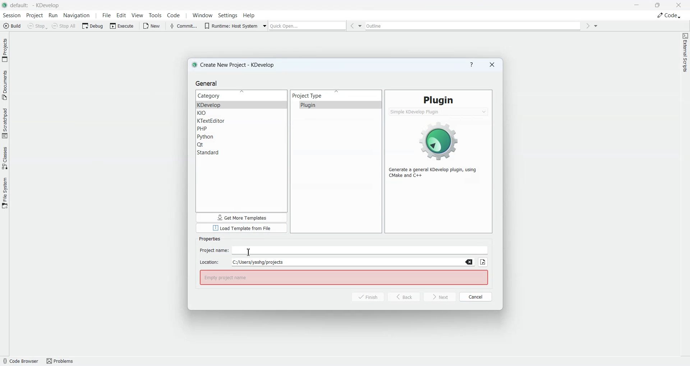 This screenshot has width=690, height=366. Describe the element at coordinates (138, 15) in the screenshot. I see `View` at that location.